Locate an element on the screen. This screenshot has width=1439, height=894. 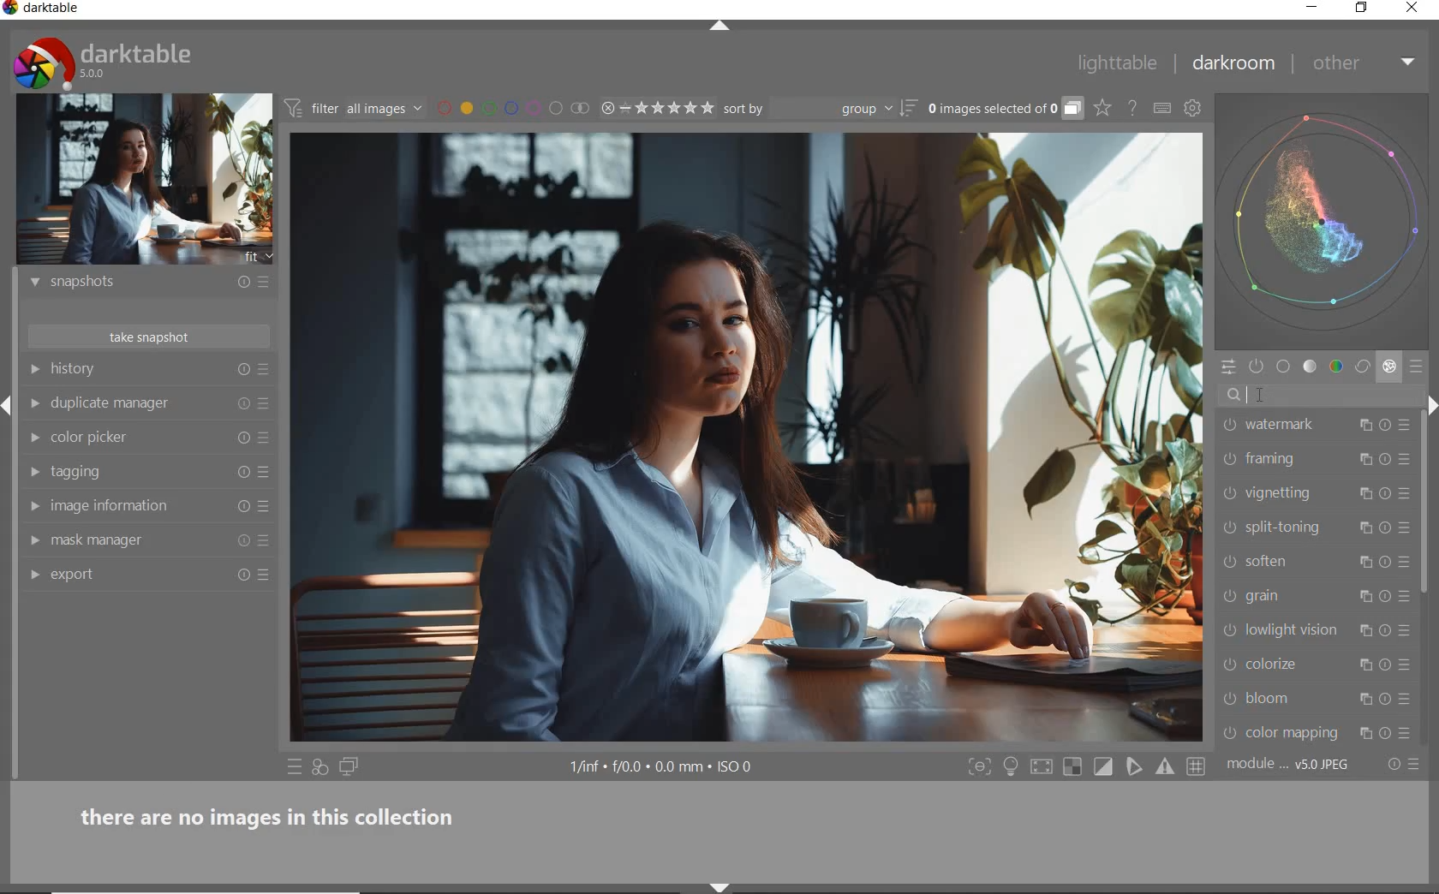
open online help is located at coordinates (1132, 107).